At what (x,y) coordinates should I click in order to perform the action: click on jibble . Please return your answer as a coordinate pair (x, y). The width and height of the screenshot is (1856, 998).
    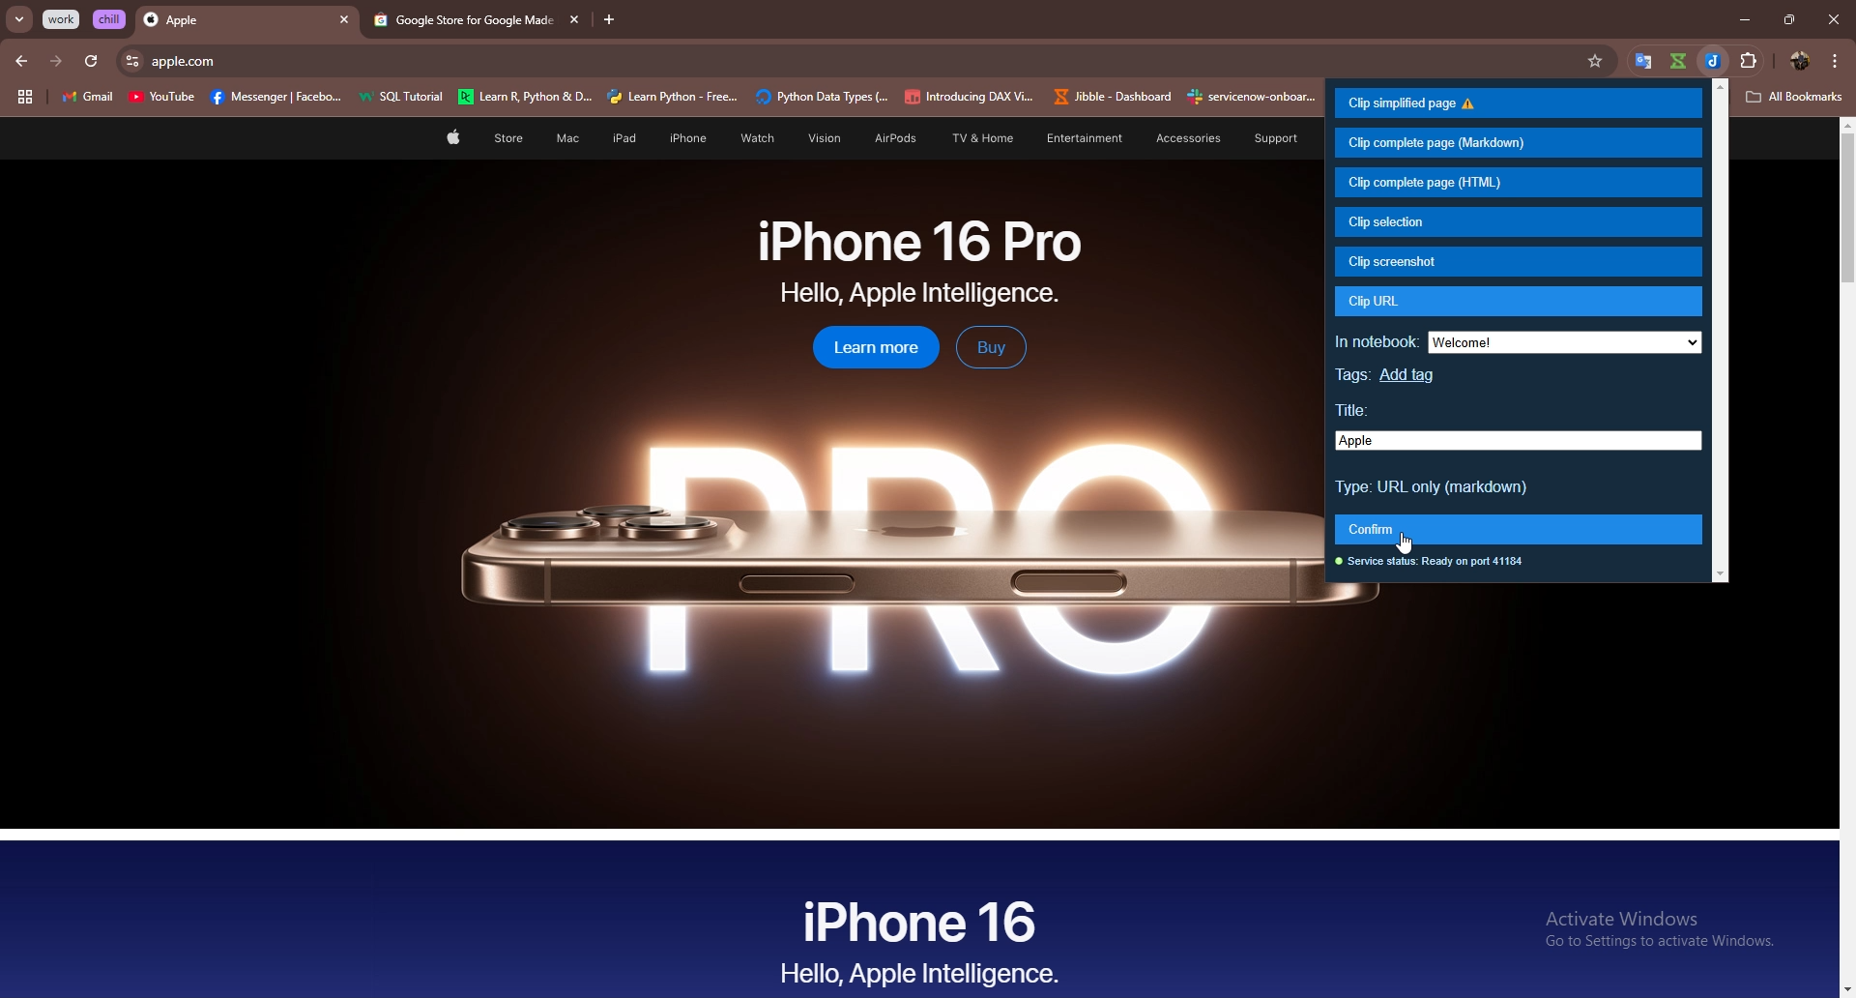
    Looking at the image, I should click on (1715, 61).